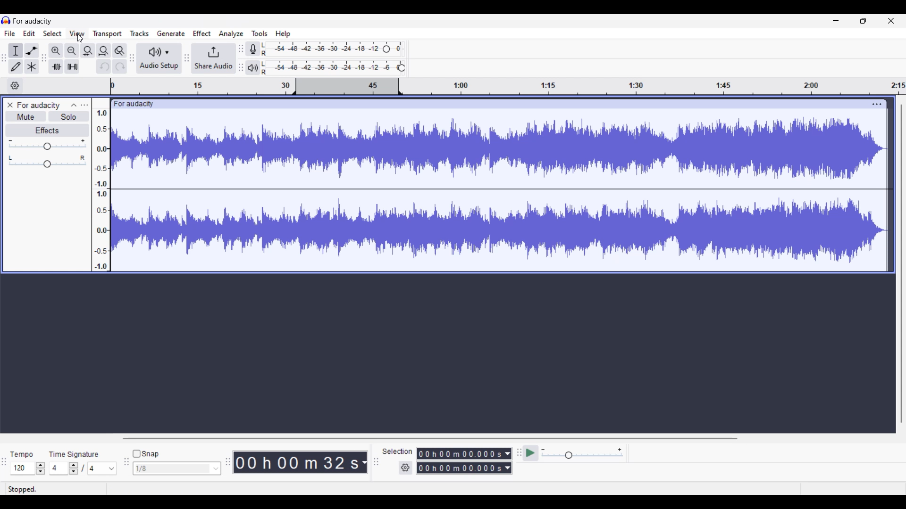 This screenshot has width=906, height=509. What do you see at coordinates (40, 468) in the screenshot?
I see `Increase/Decrease tempo` at bounding box center [40, 468].